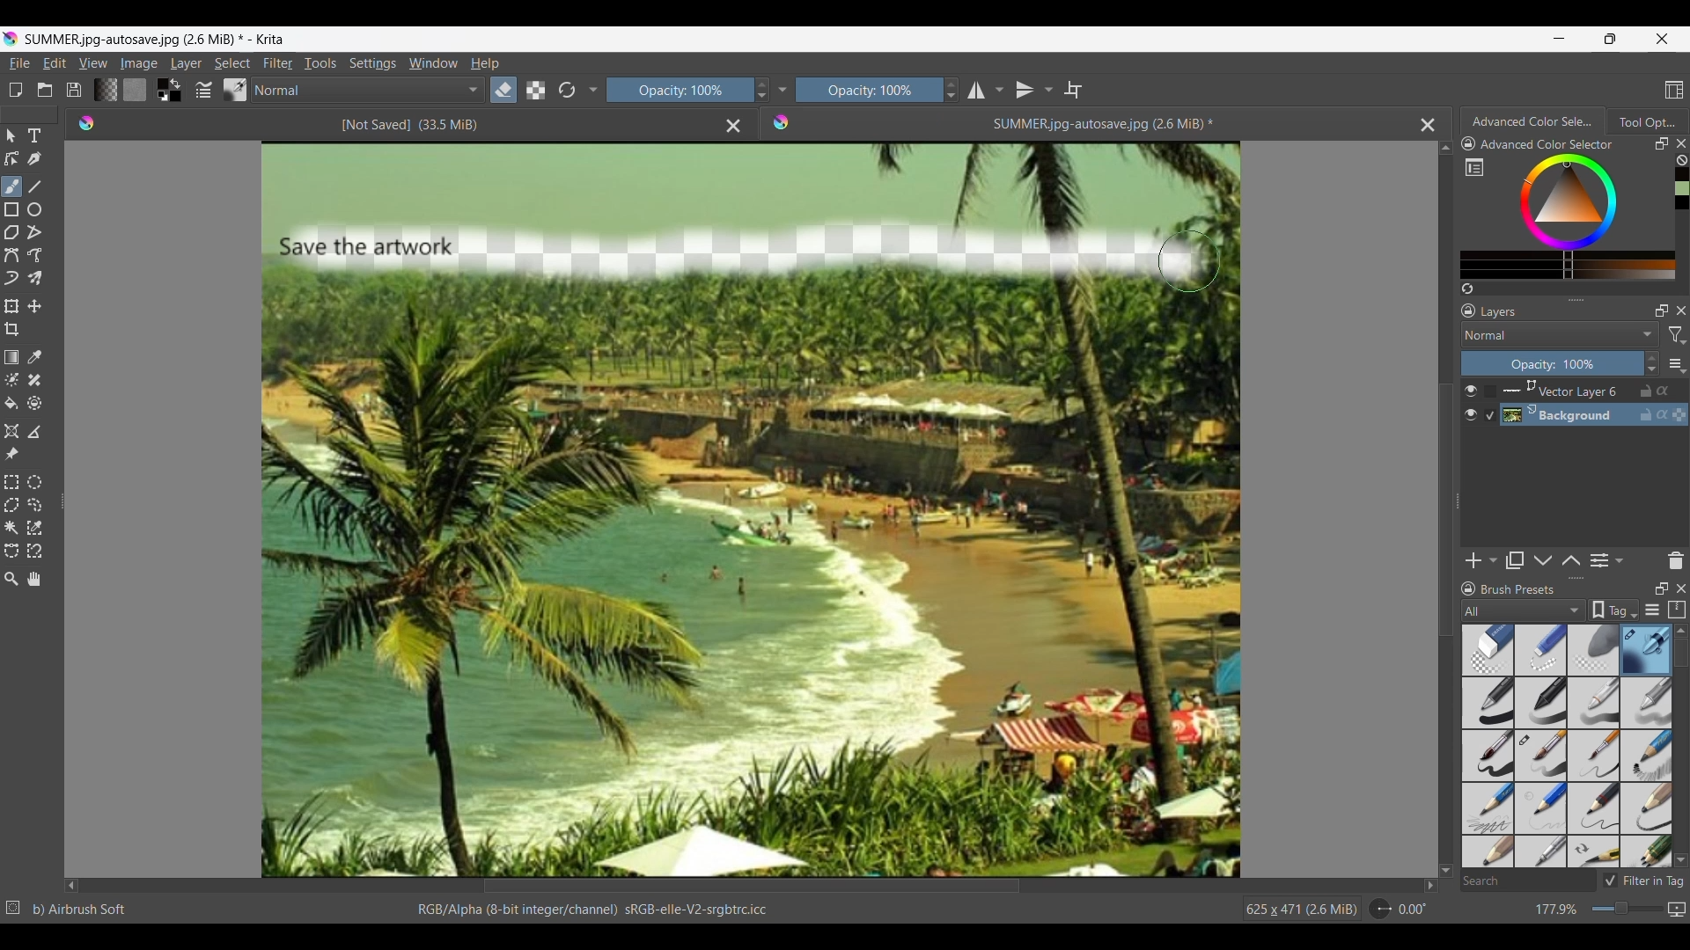  I want to click on SUMMER.jpg-autosave.jpg (2.6 MiB)* - Krita, so click(157, 39).